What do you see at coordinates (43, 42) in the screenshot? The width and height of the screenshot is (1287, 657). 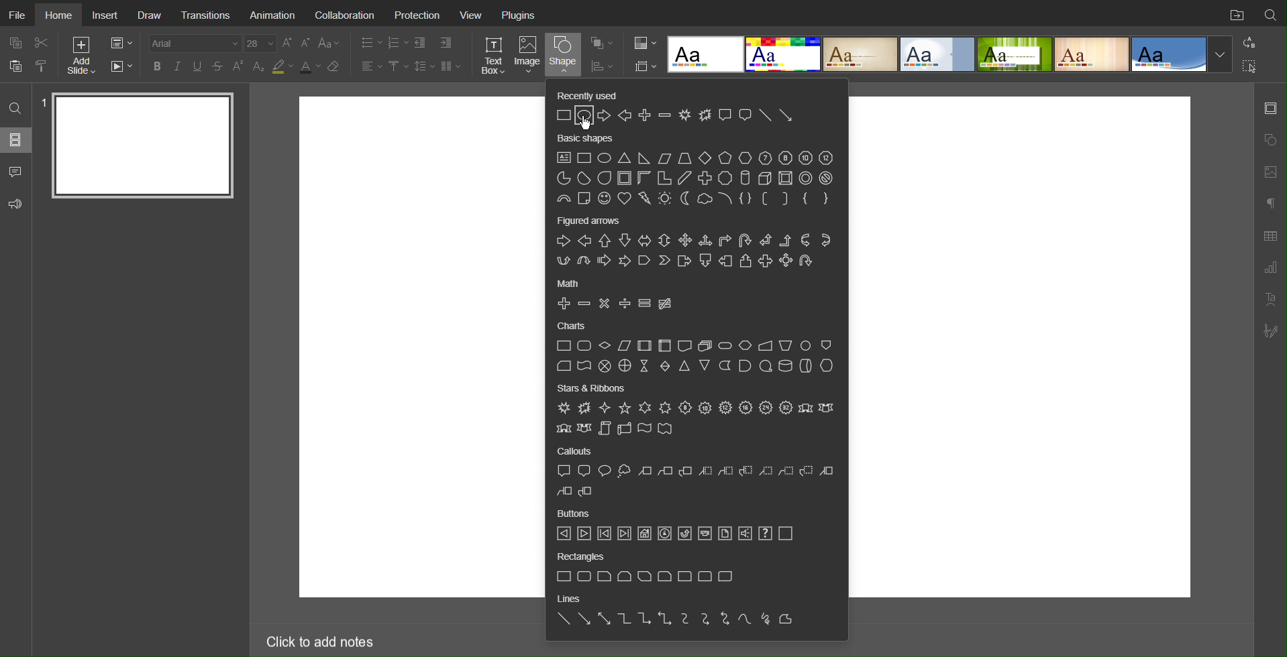 I see `Cut` at bounding box center [43, 42].